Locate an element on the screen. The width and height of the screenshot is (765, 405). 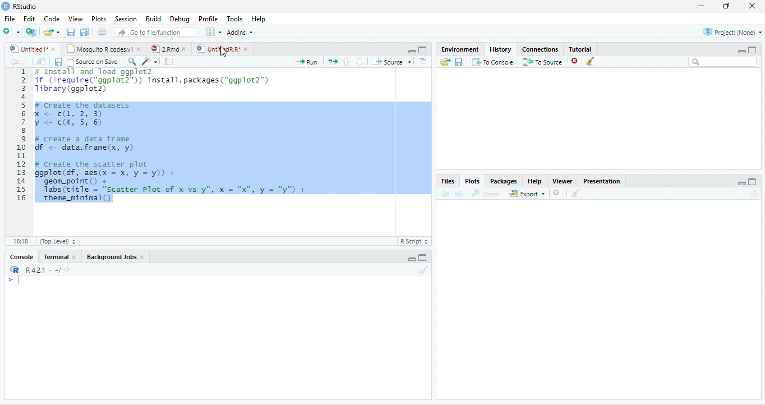
Save current document is located at coordinates (58, 62).